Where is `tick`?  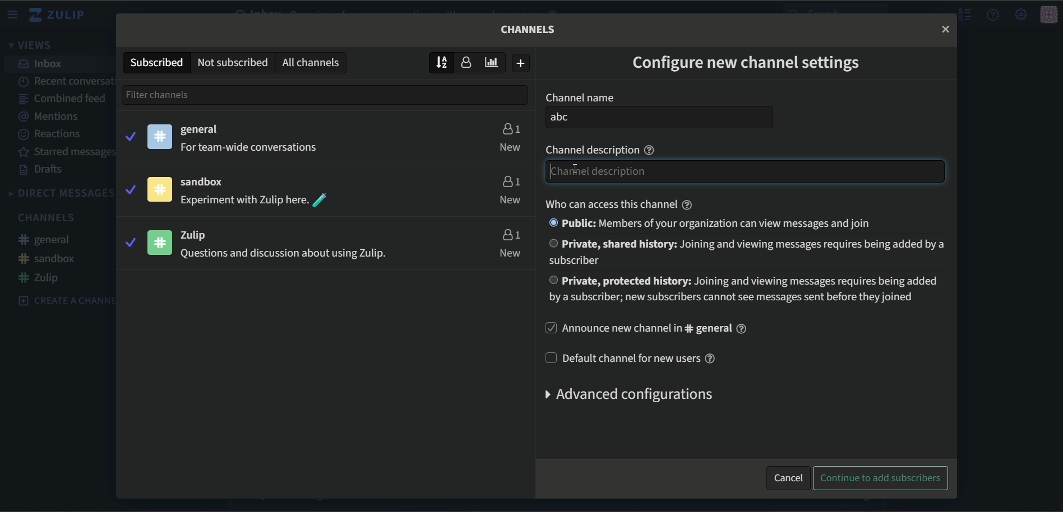
tick is located at coordinates (129, 188).